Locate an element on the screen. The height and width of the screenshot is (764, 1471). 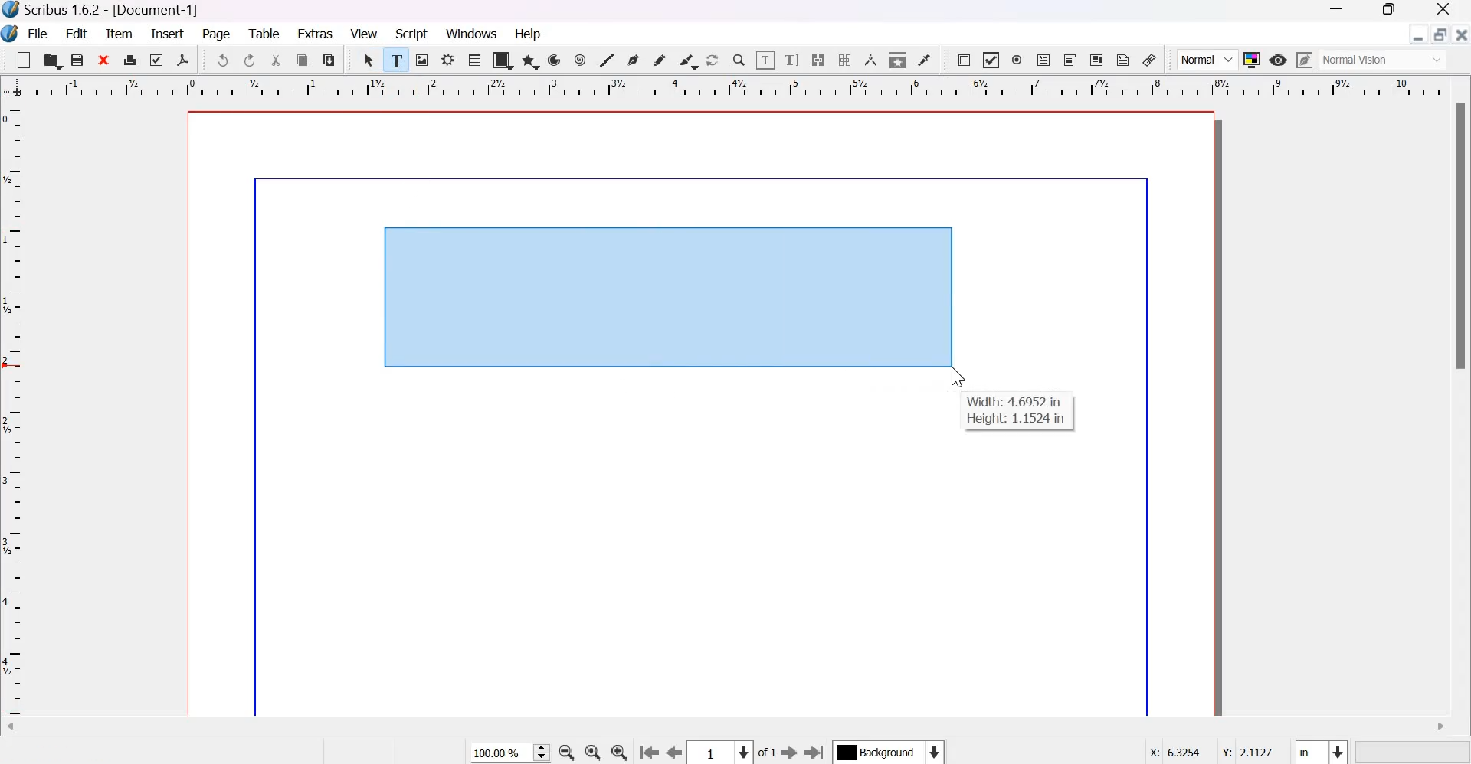
select the current unit is located at coordinates (1321, 750).